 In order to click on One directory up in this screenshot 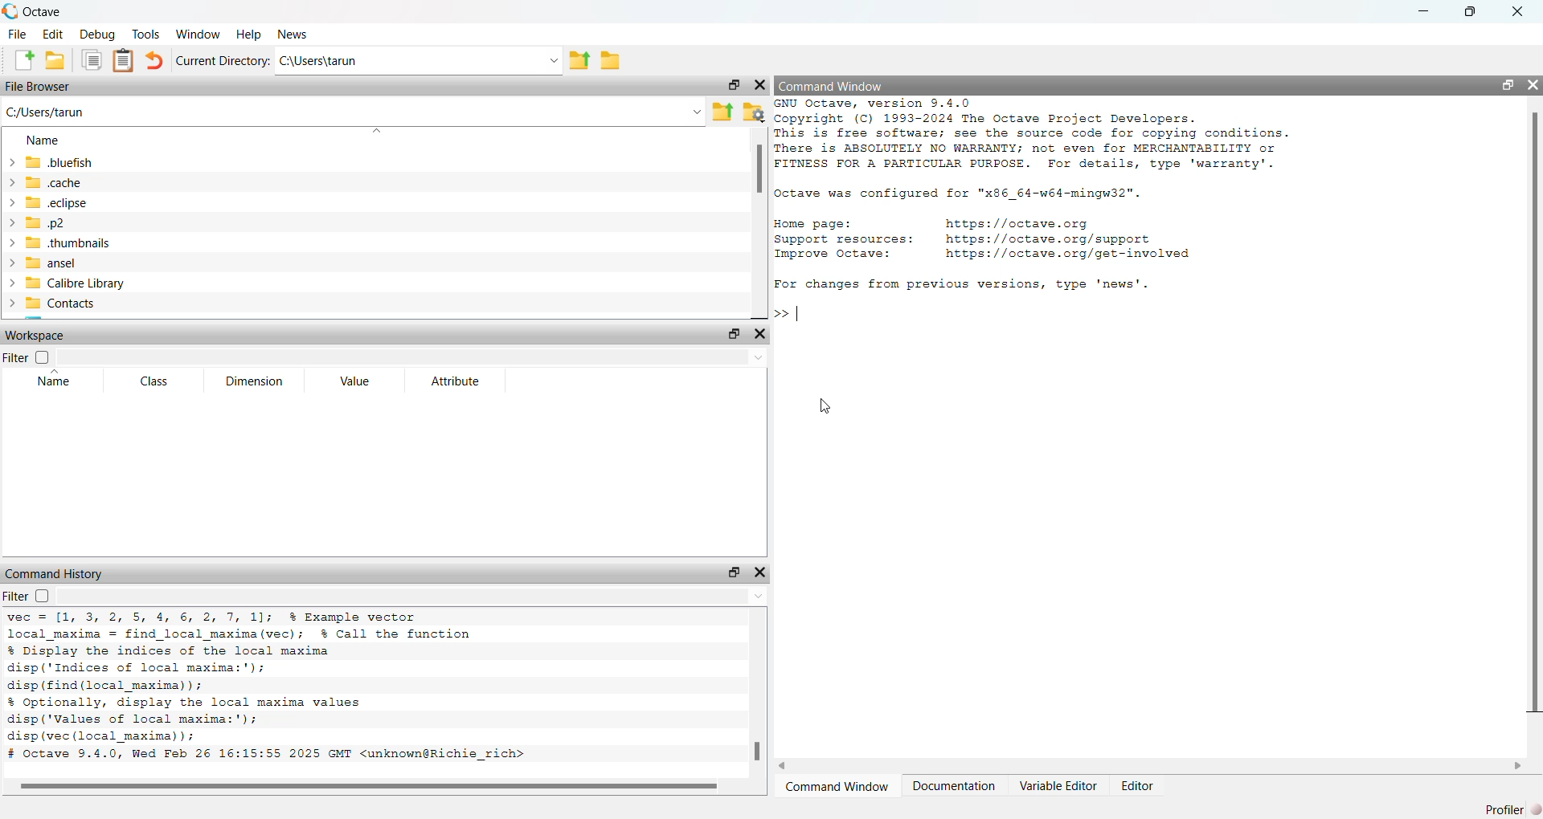, I will do `click(580, 59)`.